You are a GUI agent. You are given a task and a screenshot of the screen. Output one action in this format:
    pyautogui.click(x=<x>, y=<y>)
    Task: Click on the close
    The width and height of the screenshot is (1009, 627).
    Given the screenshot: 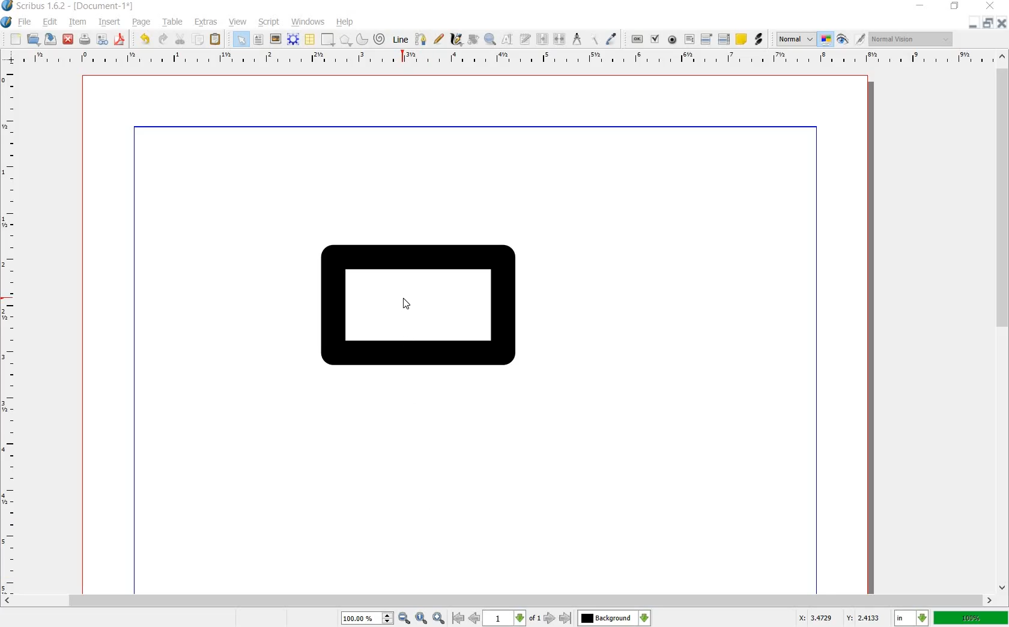 What is the action you would take?
    pyautogui.click(x=68, y=38)
    